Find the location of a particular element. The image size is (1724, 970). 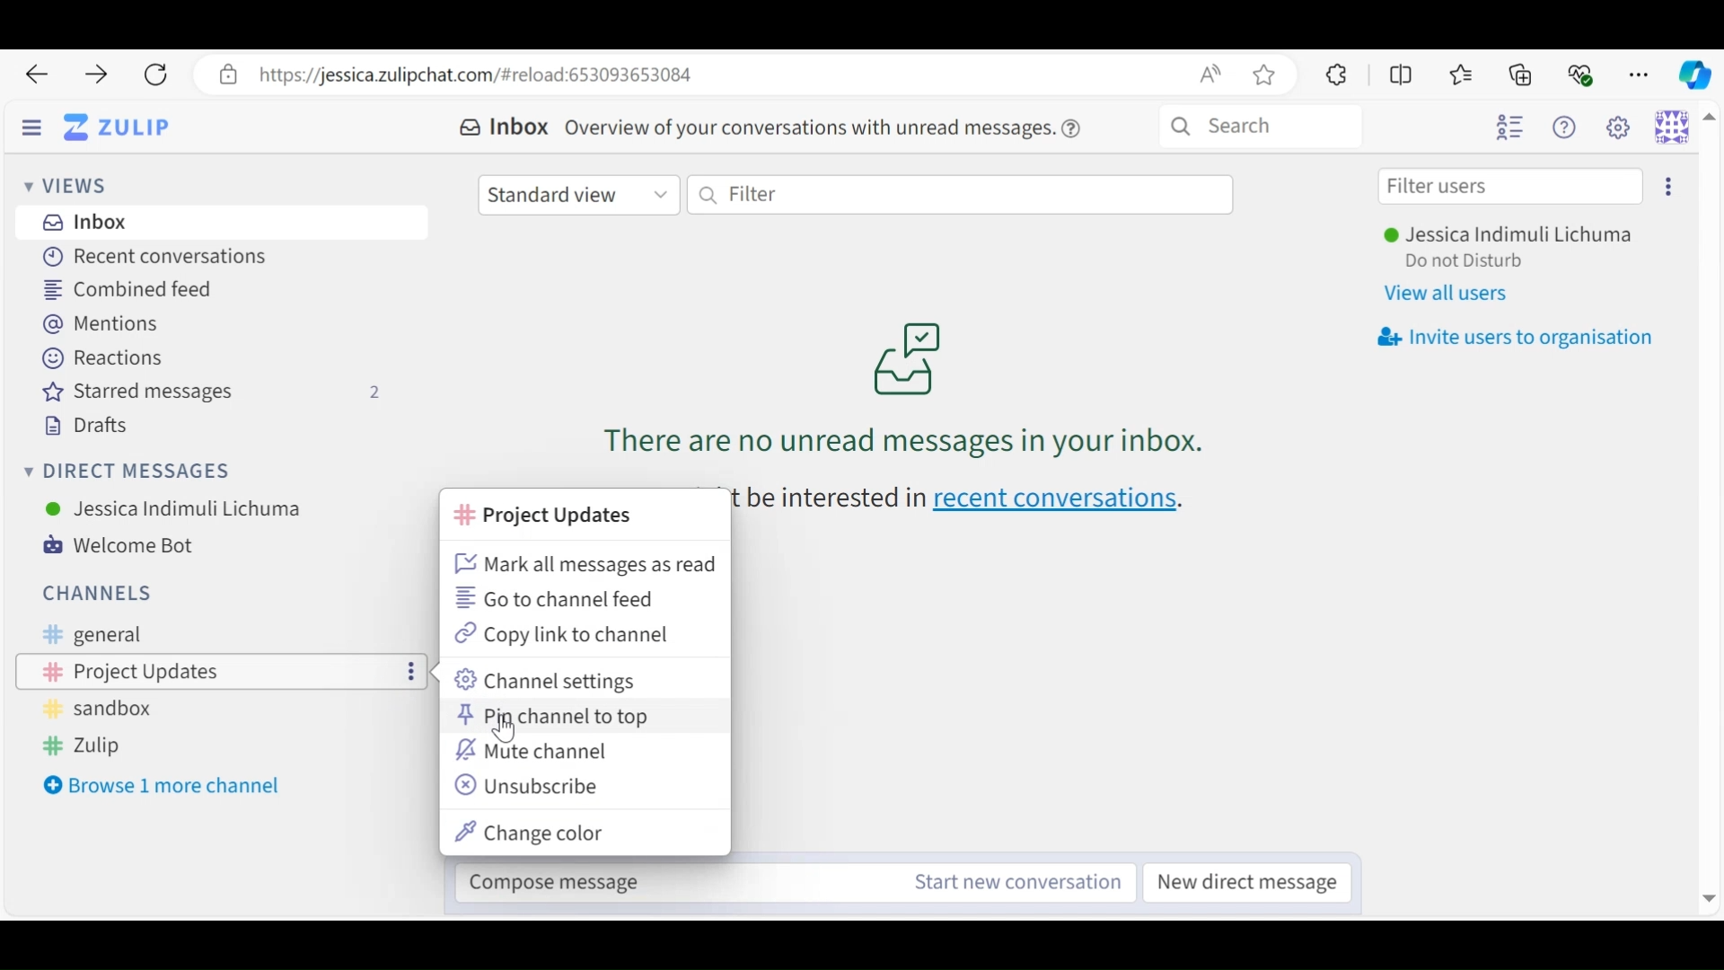

Copilot is located at coordinates (1693, 73).